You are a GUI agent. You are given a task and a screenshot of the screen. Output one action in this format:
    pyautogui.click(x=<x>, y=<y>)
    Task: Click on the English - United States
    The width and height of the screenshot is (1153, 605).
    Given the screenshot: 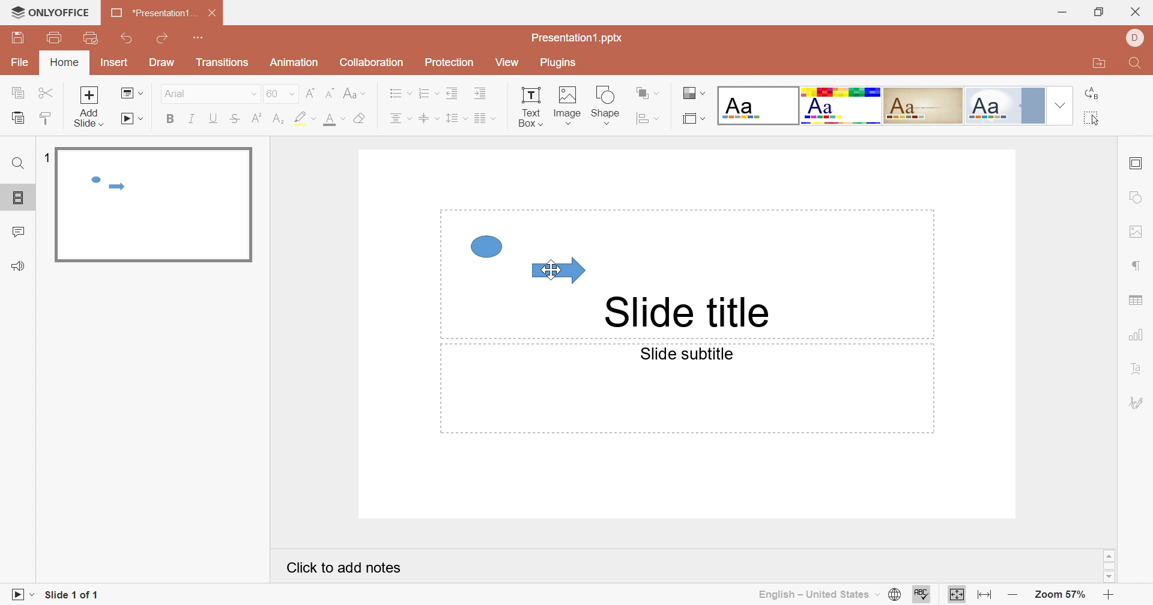 What is the action you would take?
    pyautogui.click(x=815, y=594)
    